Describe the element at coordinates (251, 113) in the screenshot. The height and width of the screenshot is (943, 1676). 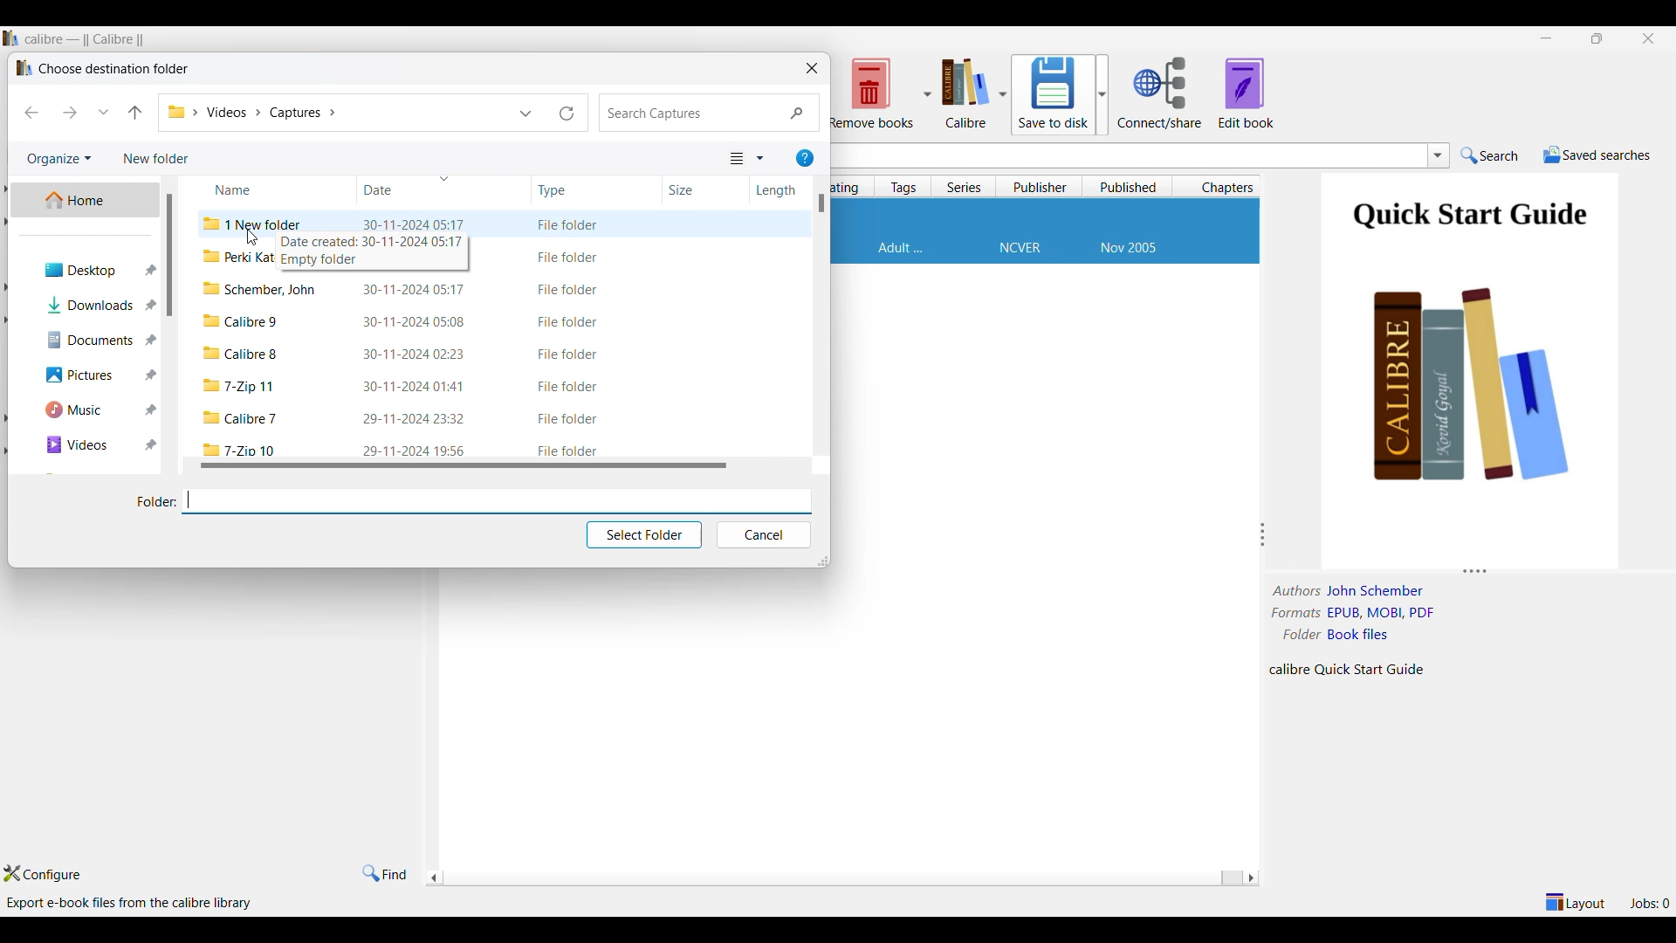
I see `Current pathway` at that location.